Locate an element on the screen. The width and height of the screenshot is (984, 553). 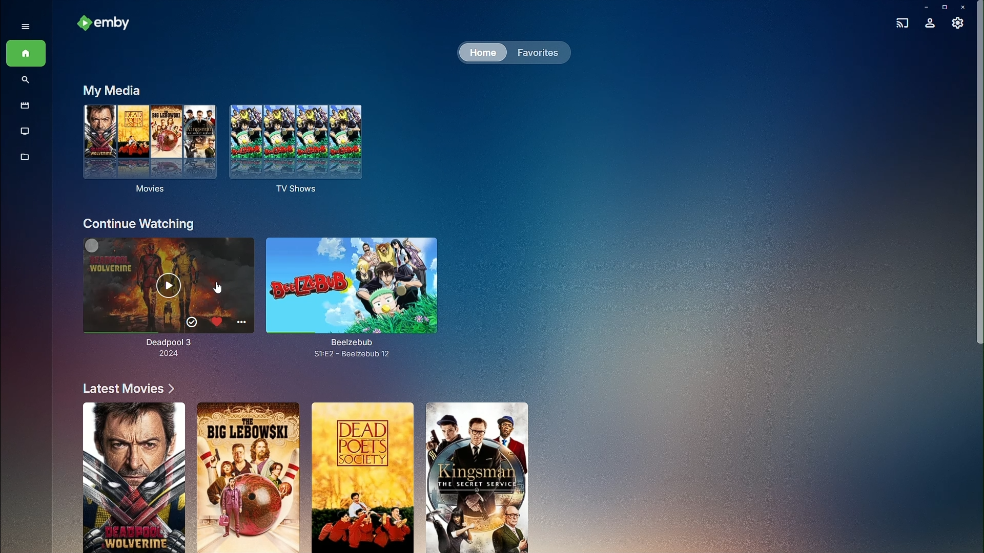
Dead poets society is located at coordinates (361, 476).